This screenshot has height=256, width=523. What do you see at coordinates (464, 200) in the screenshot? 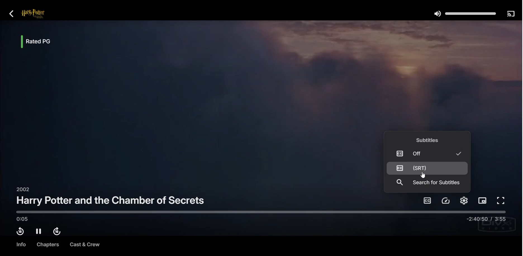
I see `Settings` at bounding box center [464, 200].